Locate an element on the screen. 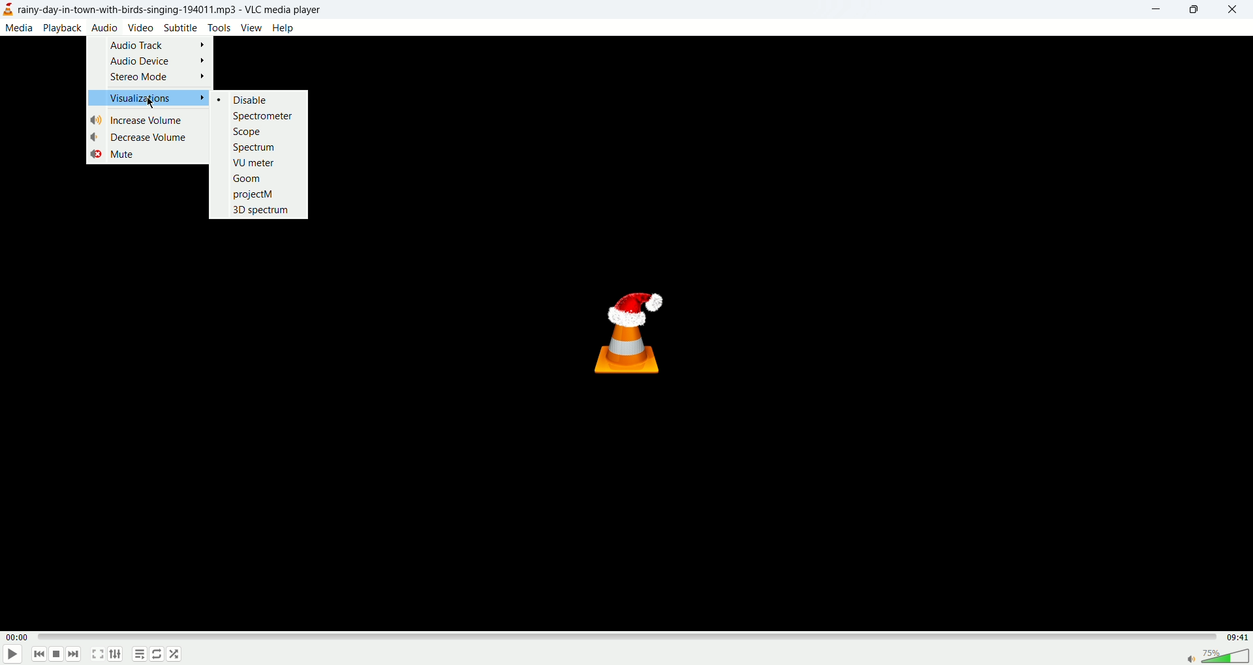 Image resolution: width=1253 pixels, height=665 pixels. next is located at coordinates (76, 656).